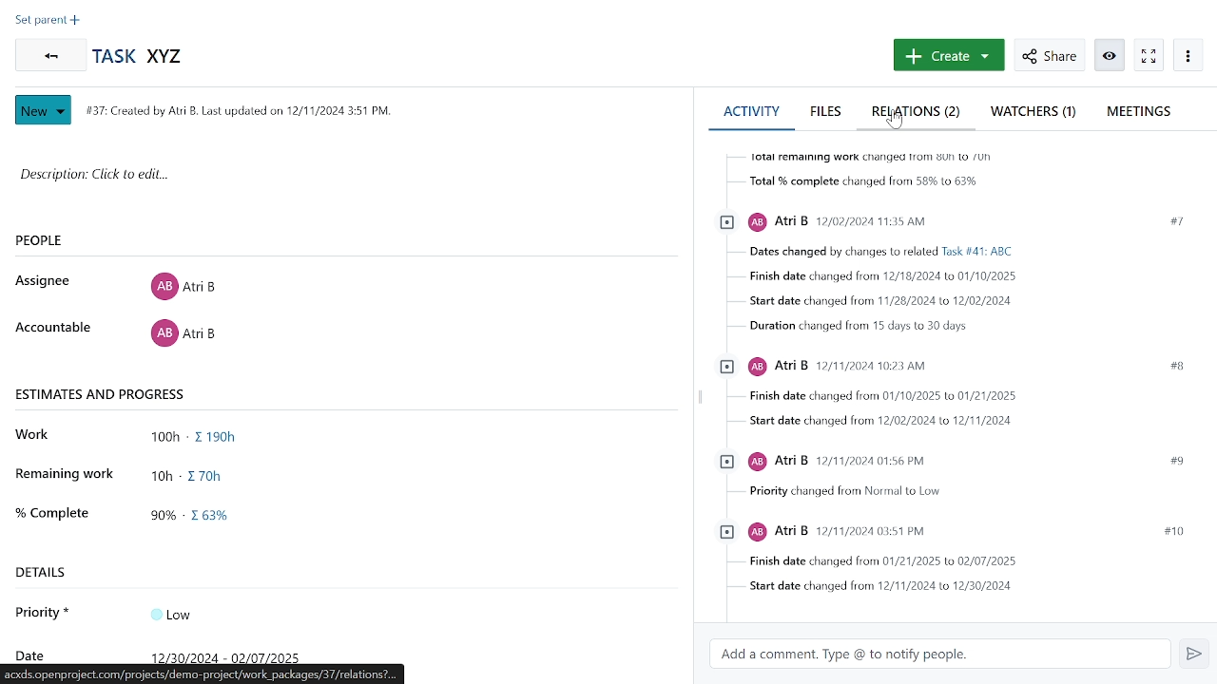 The image size is (1217, 684). What do you see at coordinates (204, 675) in the screenshot?
I see `acxds.openproject.com/projects/demo-project/work_packages/37/relations?..` at bounding box center [204, 675].